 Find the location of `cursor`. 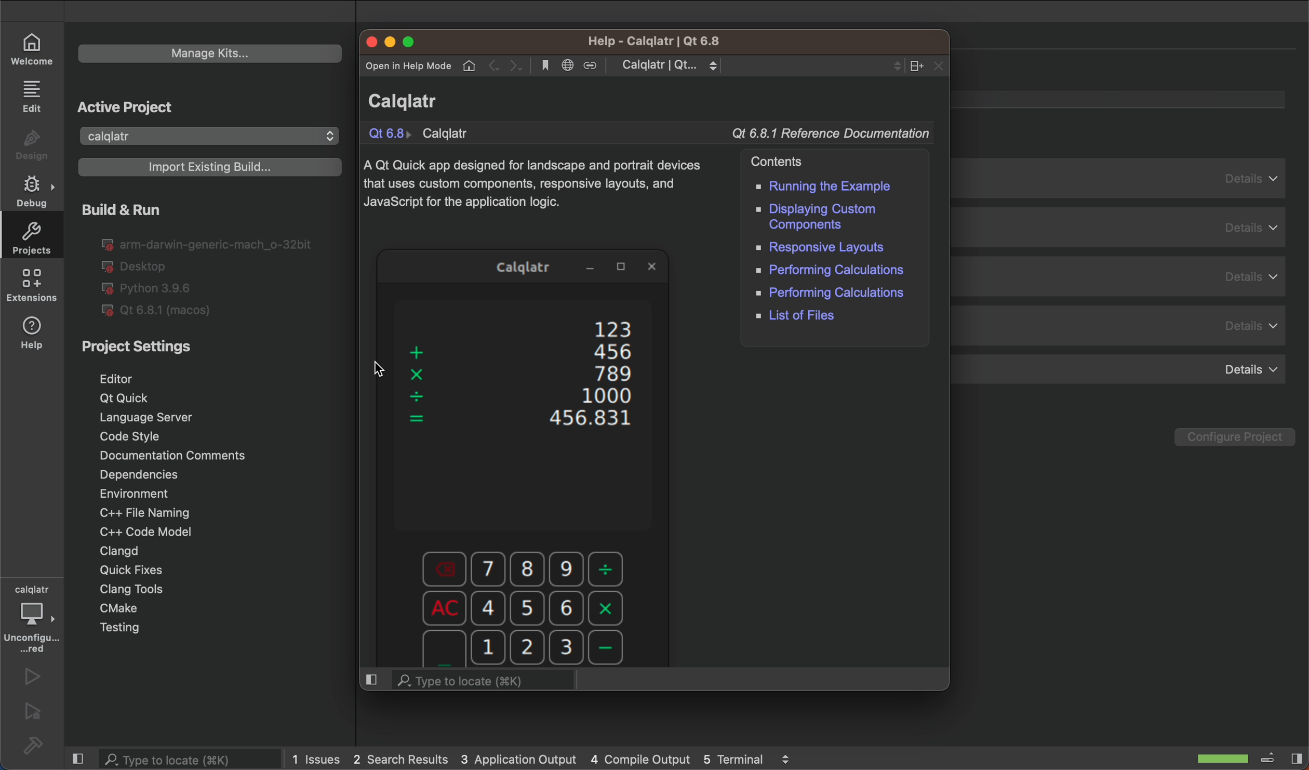

cursor is located at coordinates (390, 369).